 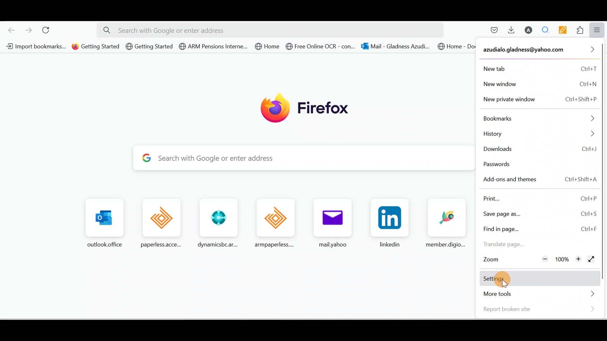 I want to click on Zoom in, so click(x=579, y=261).